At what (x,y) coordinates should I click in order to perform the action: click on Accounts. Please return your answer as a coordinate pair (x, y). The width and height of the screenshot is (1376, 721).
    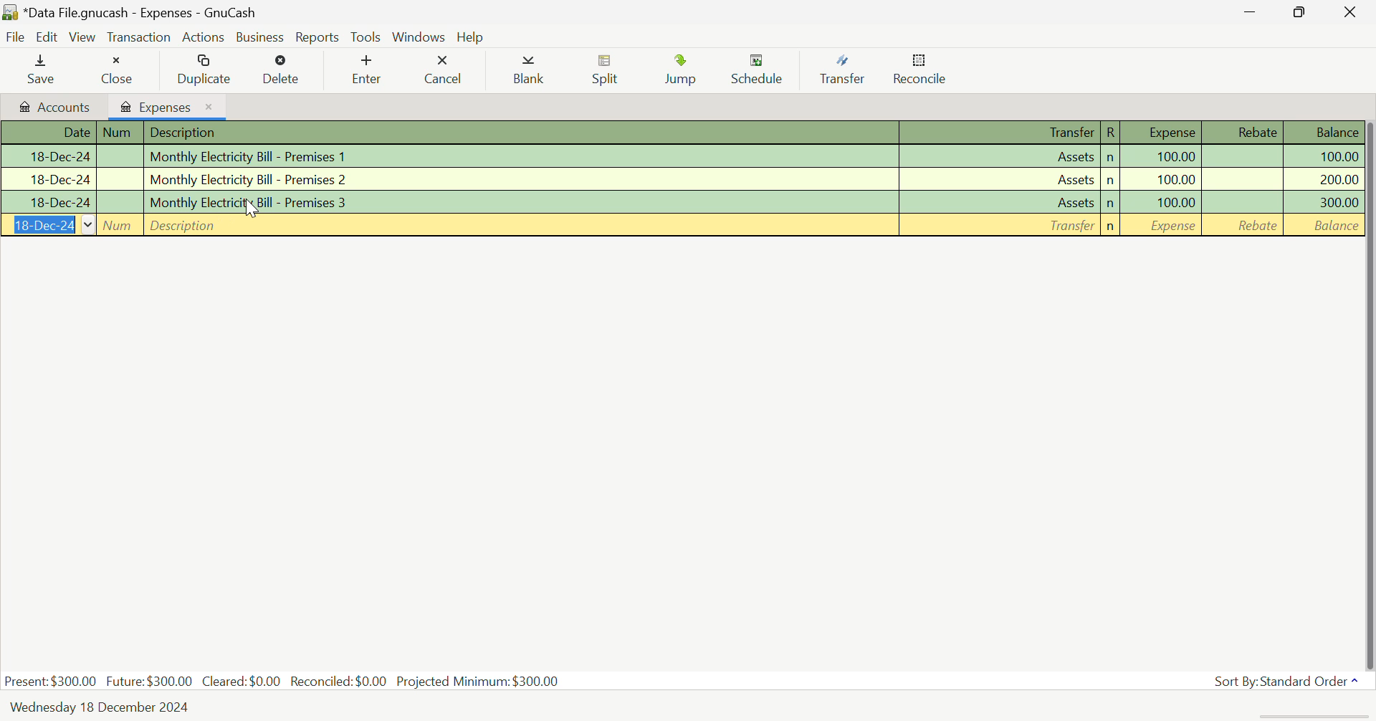
    Looking at the image, I should click on (52, 107).